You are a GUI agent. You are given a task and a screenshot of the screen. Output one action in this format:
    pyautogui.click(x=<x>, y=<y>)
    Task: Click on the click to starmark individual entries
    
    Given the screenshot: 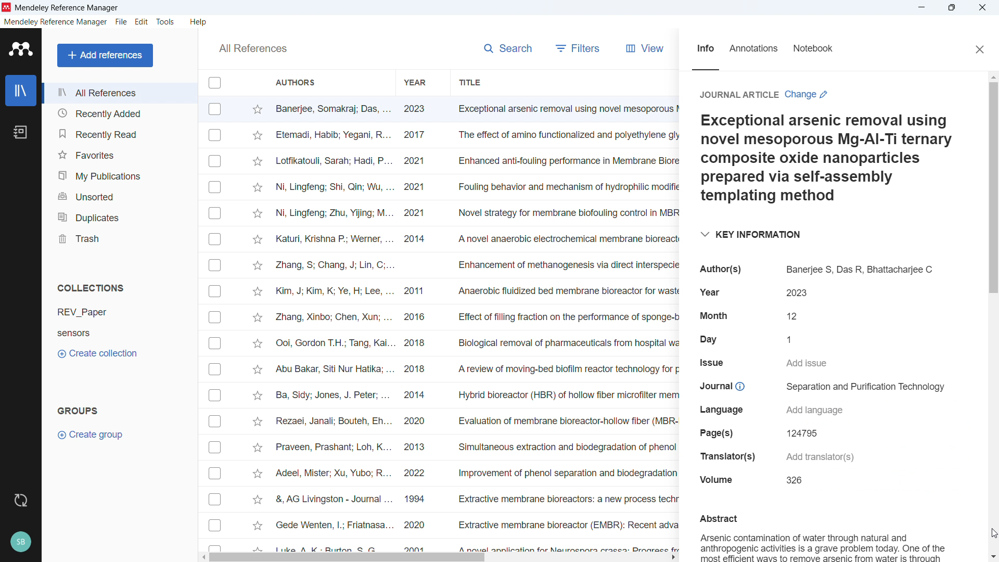 What is the action you would take?
    pyautogui.click(x=258, y=290)
    